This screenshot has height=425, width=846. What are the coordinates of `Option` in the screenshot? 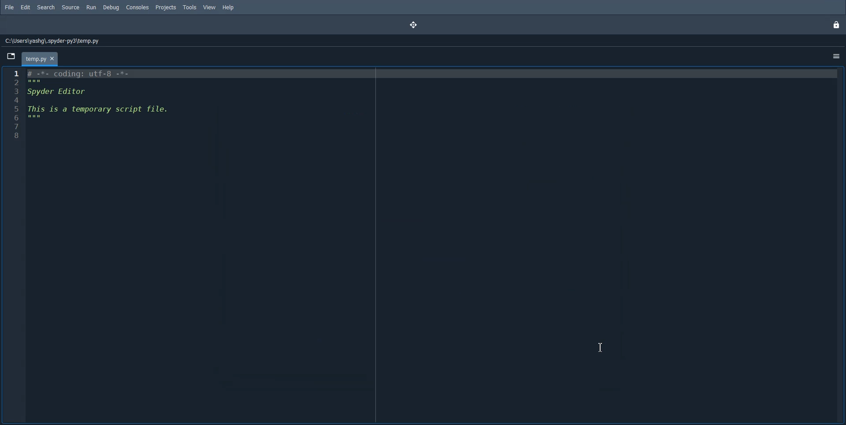 It's located at (837, 57).